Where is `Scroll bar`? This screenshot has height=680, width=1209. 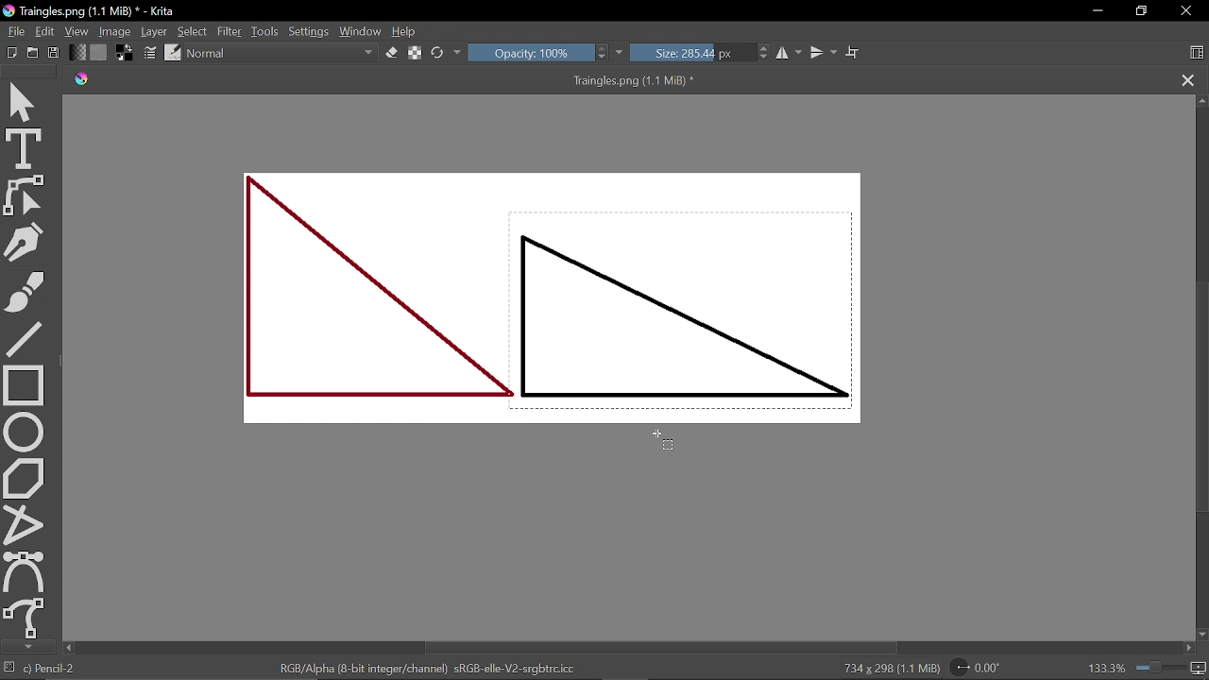 Scroll bar is located at coordinates (1200, 366).